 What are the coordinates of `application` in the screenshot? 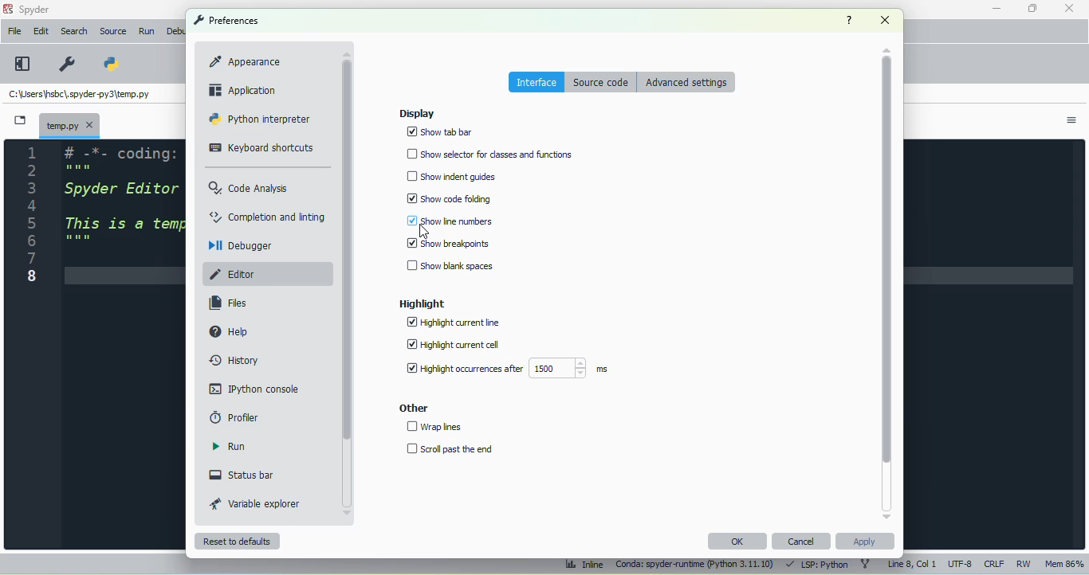 It's located at (245, 89).